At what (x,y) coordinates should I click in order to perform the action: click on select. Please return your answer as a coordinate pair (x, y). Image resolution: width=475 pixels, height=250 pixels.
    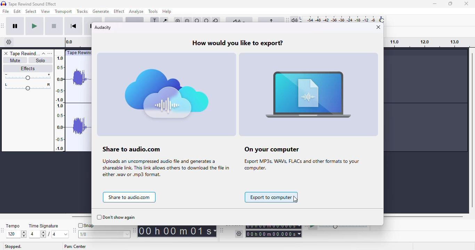
    Looking at the image, I should click on (31, 11).